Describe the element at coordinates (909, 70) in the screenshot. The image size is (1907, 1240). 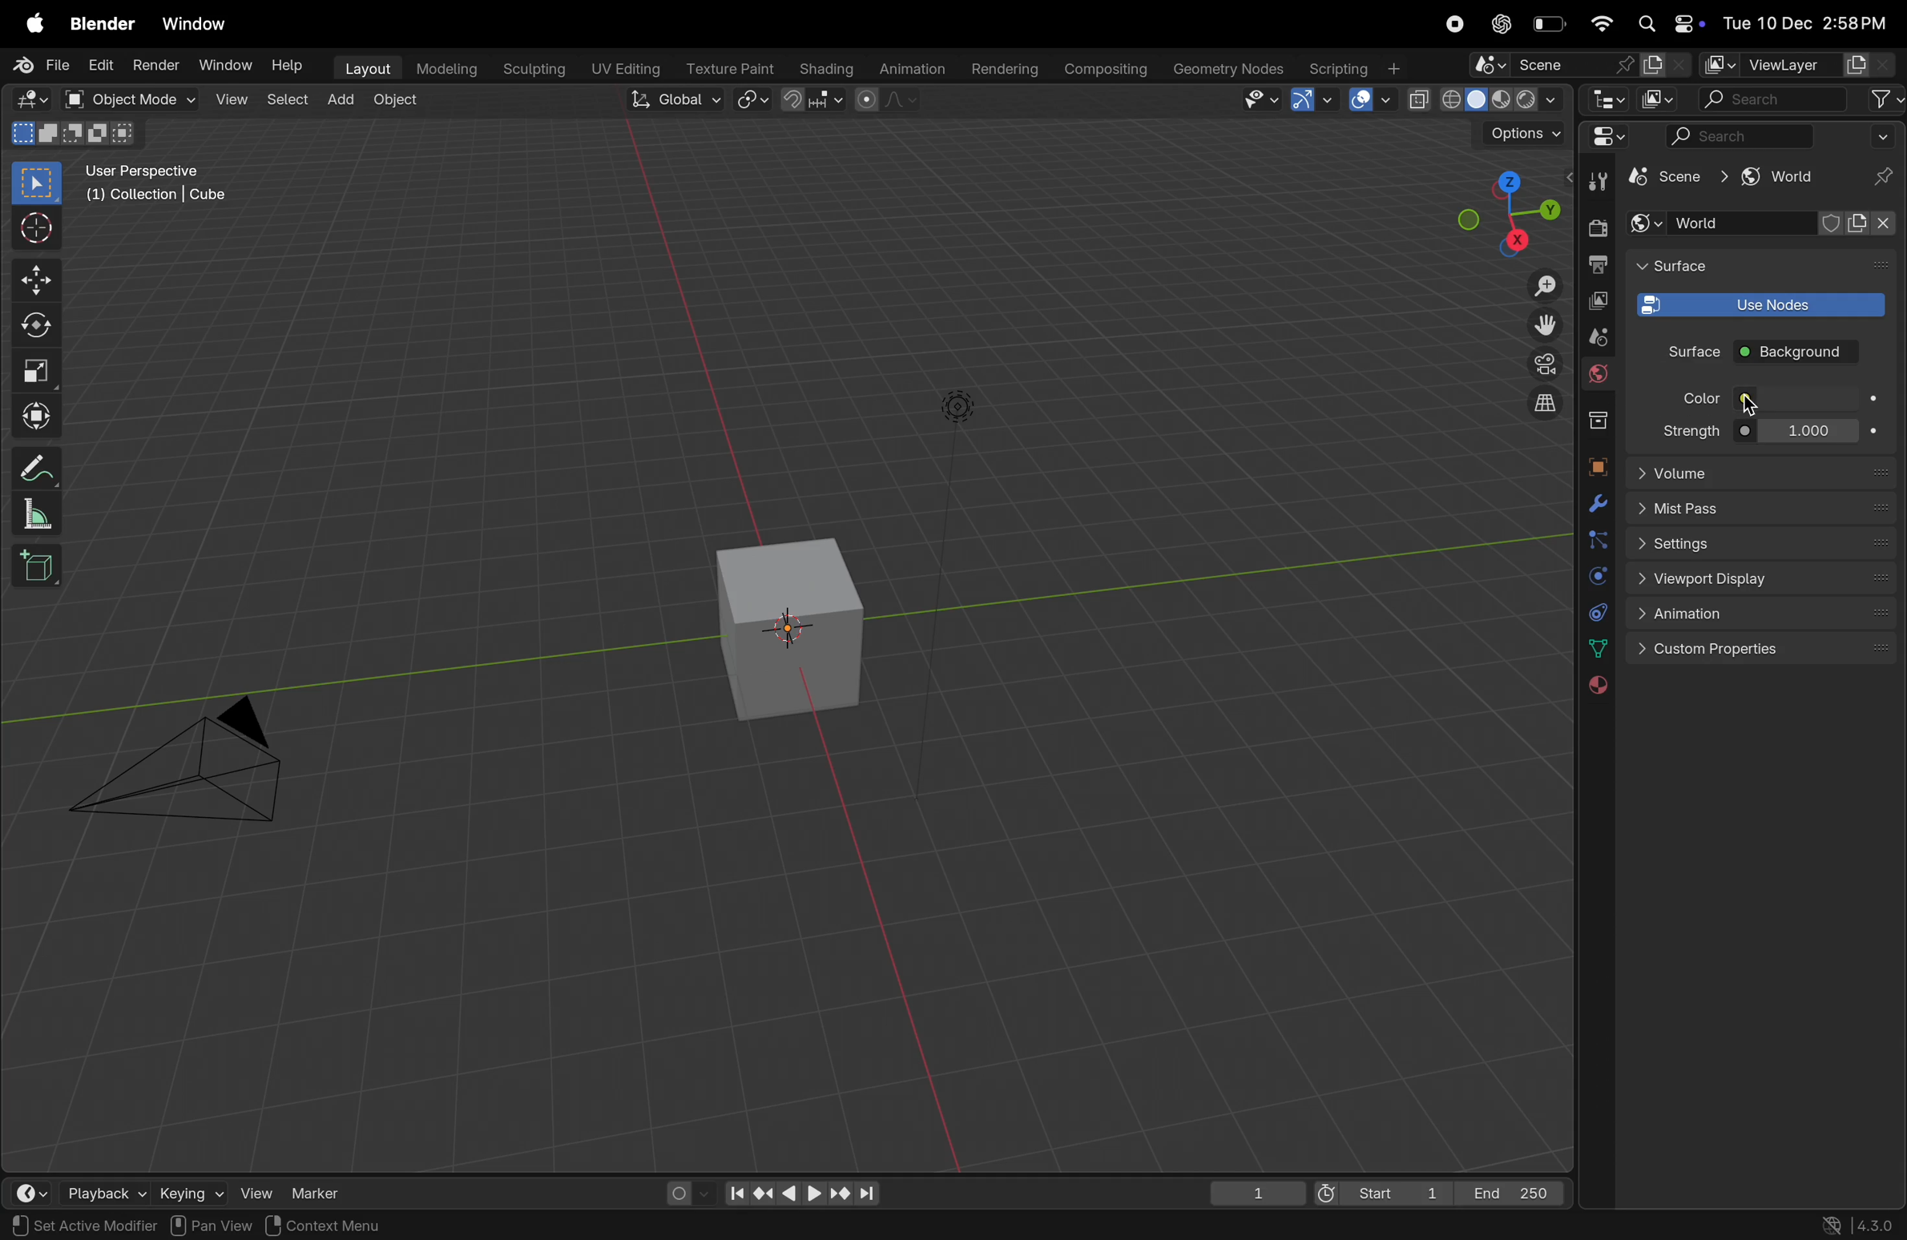
I see `Animation` at that location.